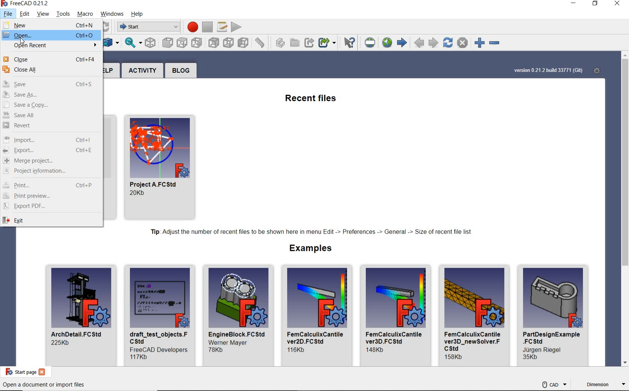 The width and height of the screenshot is (629, 391). I want to click on size, so click(217, 350).